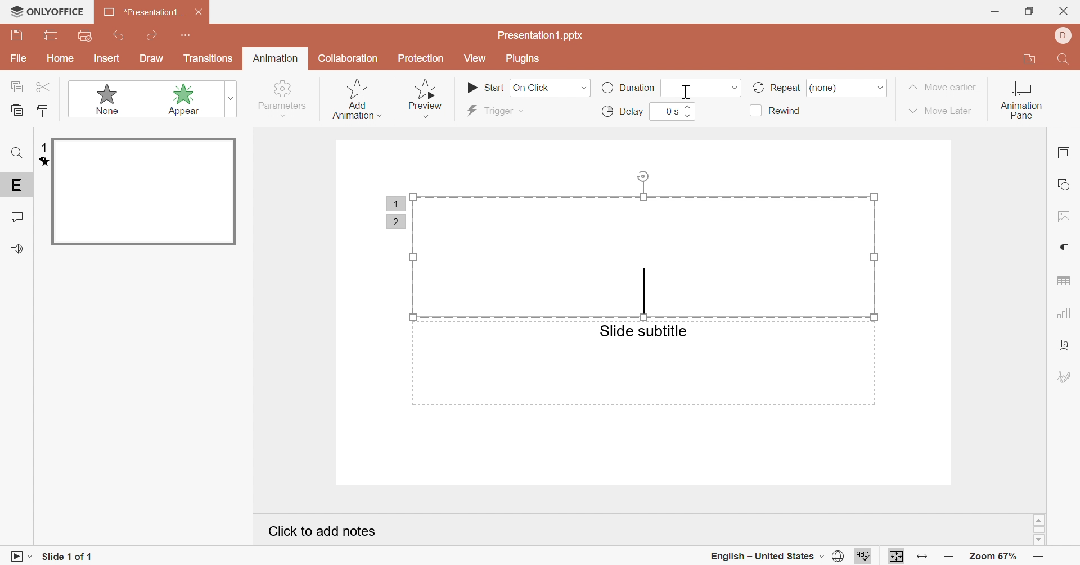 Image resolution: width=1080 pixels, height=565 pixels. I want to click on insert, so click(106, 58).